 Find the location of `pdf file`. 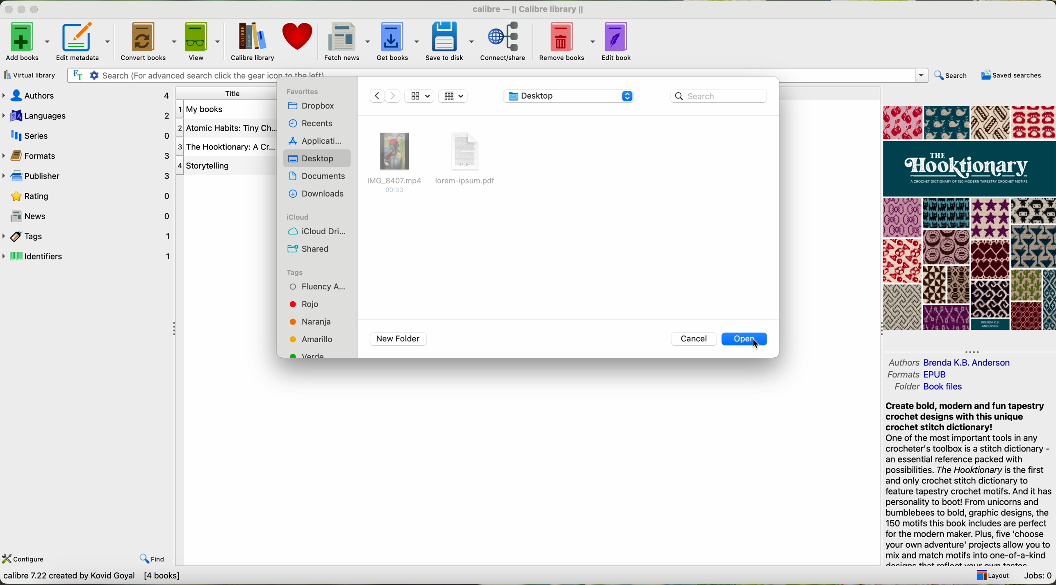

pdf file is located at coordinates (469, 159).